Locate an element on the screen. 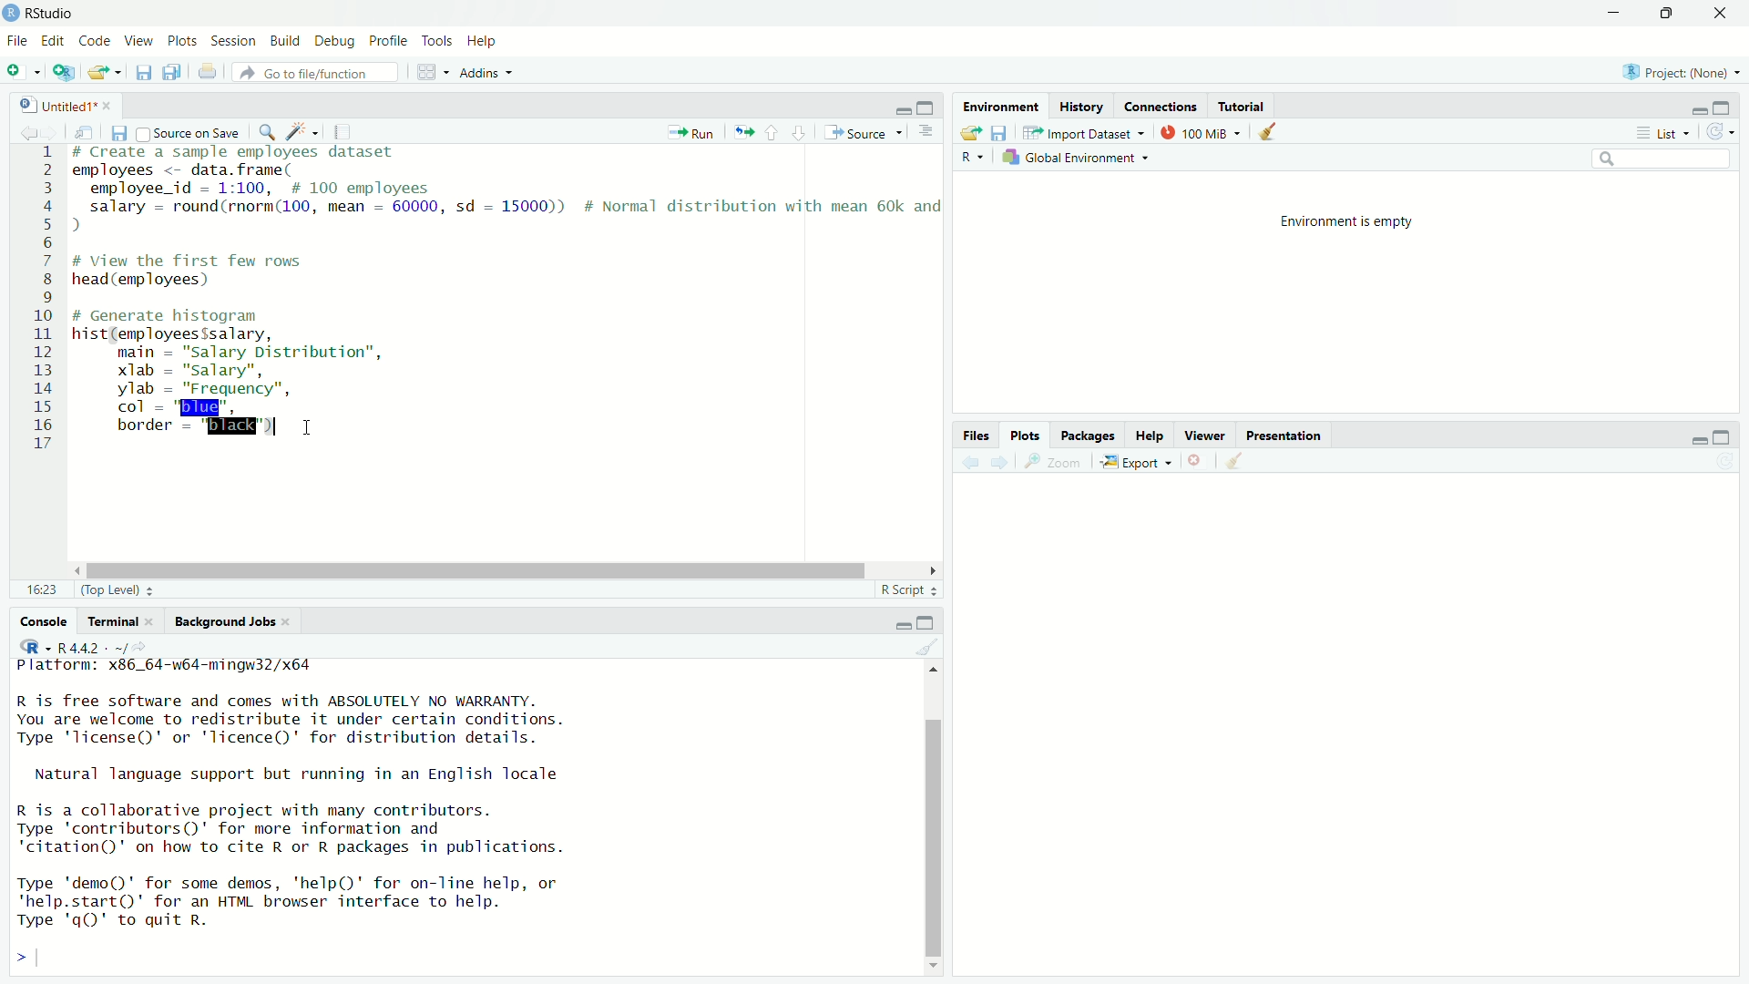  # Generate histogram hist(employees$salary, main = "salary Distribution”, xlab = "salary", ylab = "Frequency", col = "blue", border = "black") is located at coordinates (237, 376).